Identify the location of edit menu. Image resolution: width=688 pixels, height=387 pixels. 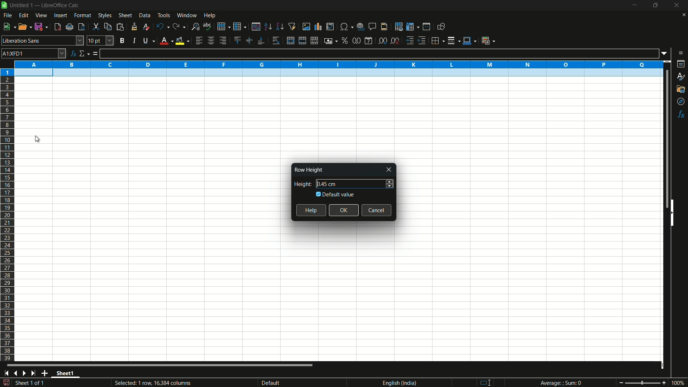
(24, 15).